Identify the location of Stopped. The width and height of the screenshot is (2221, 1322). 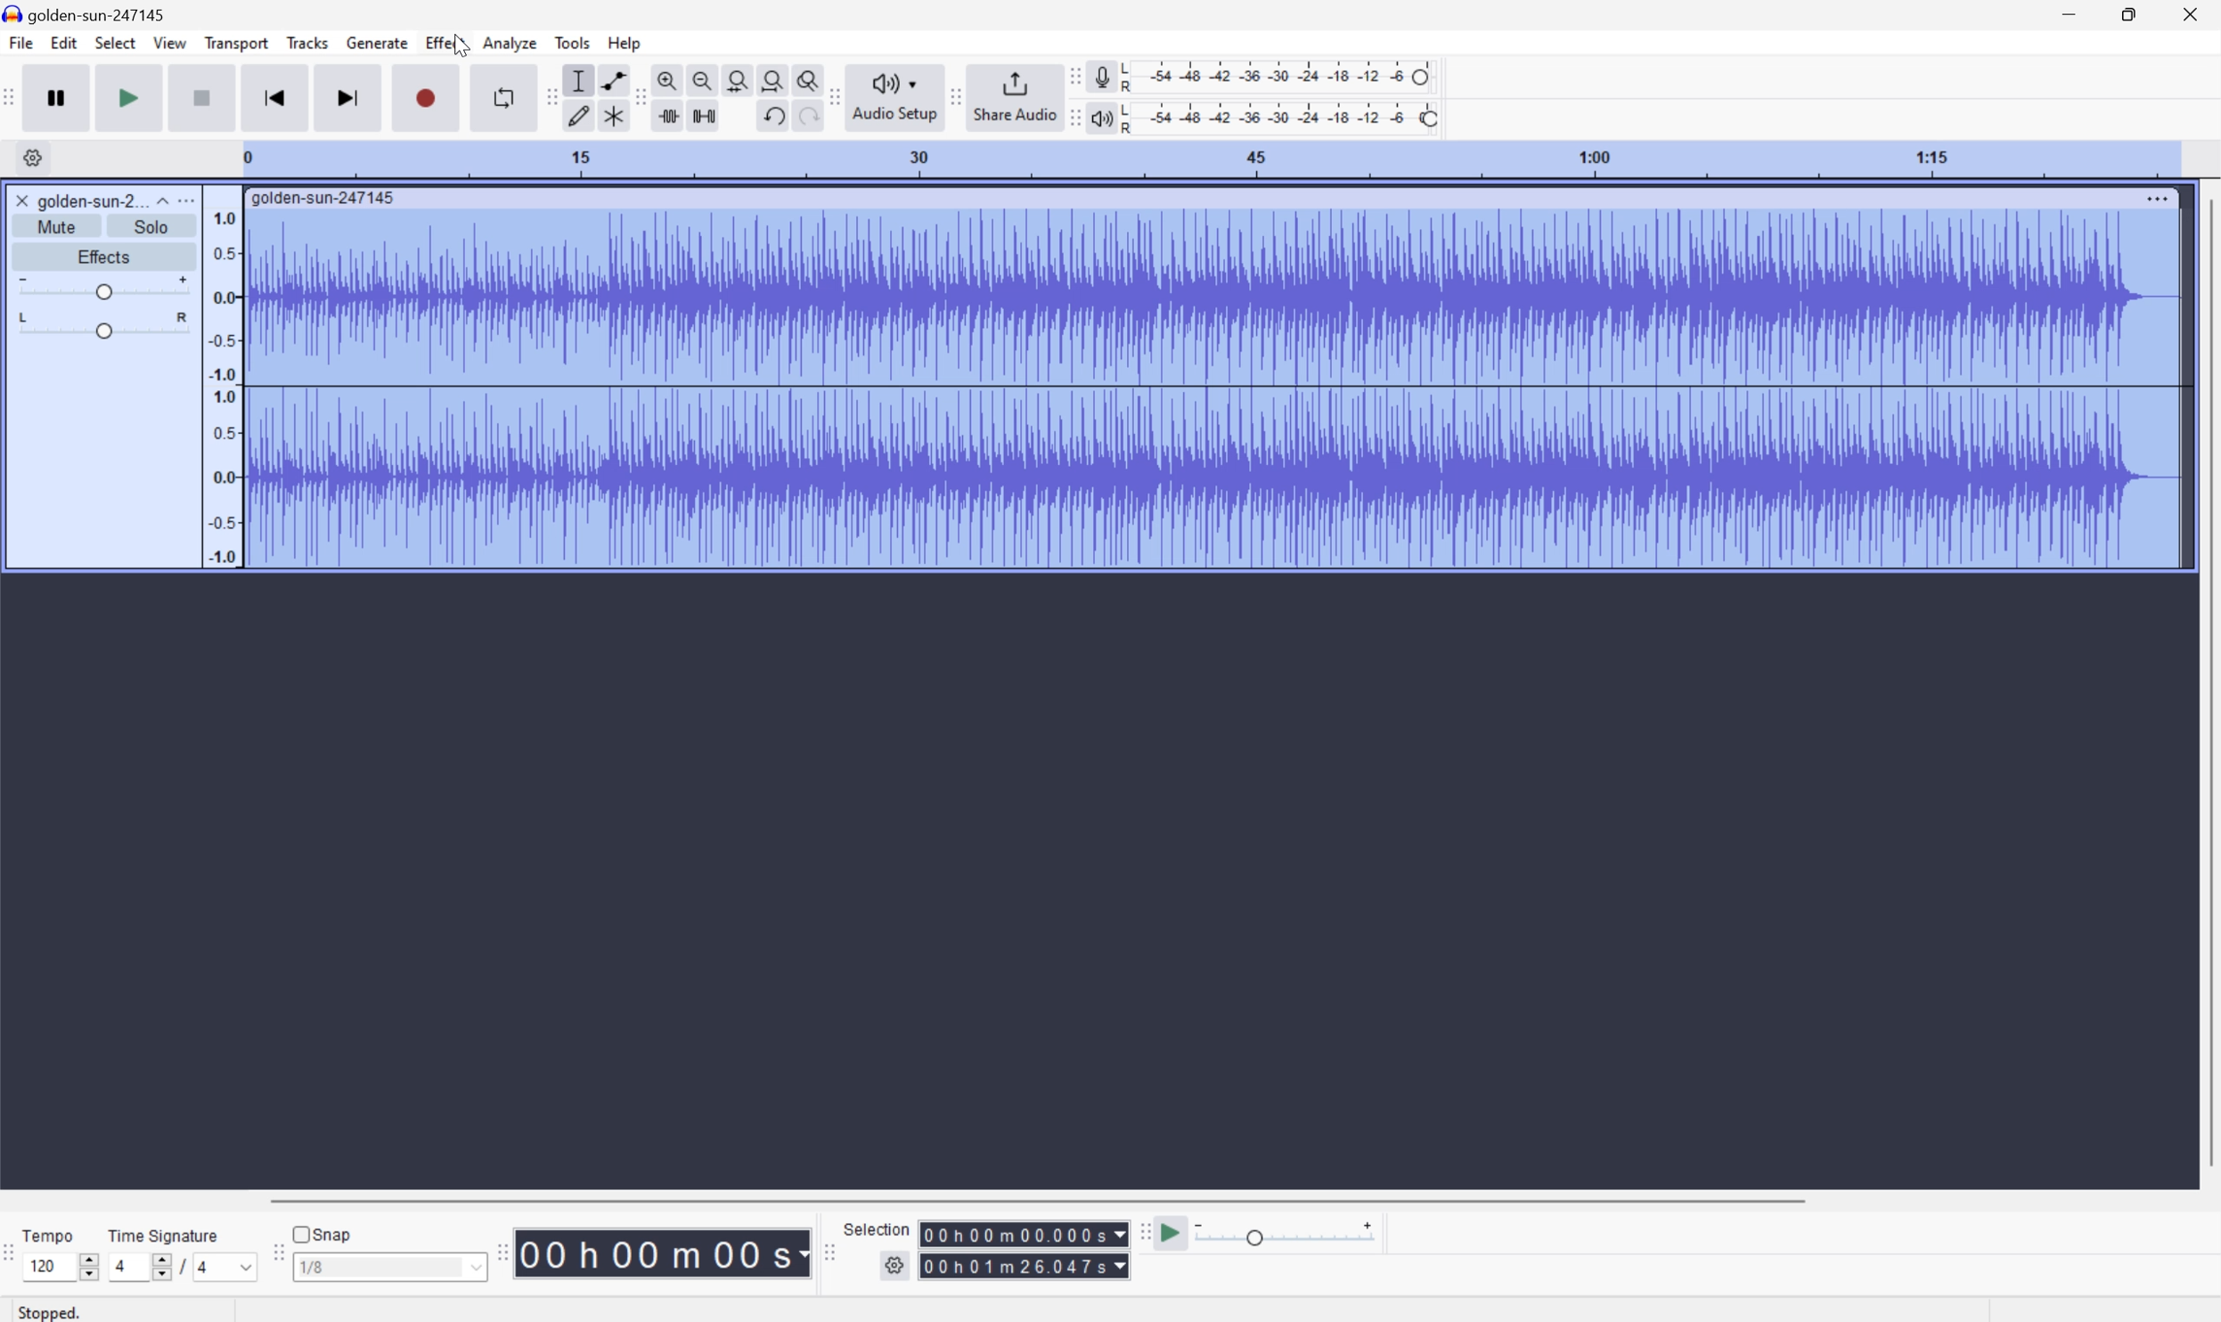
(52, 1310).